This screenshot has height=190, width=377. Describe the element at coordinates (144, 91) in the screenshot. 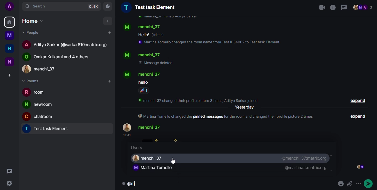

I see `reaction` at that location.